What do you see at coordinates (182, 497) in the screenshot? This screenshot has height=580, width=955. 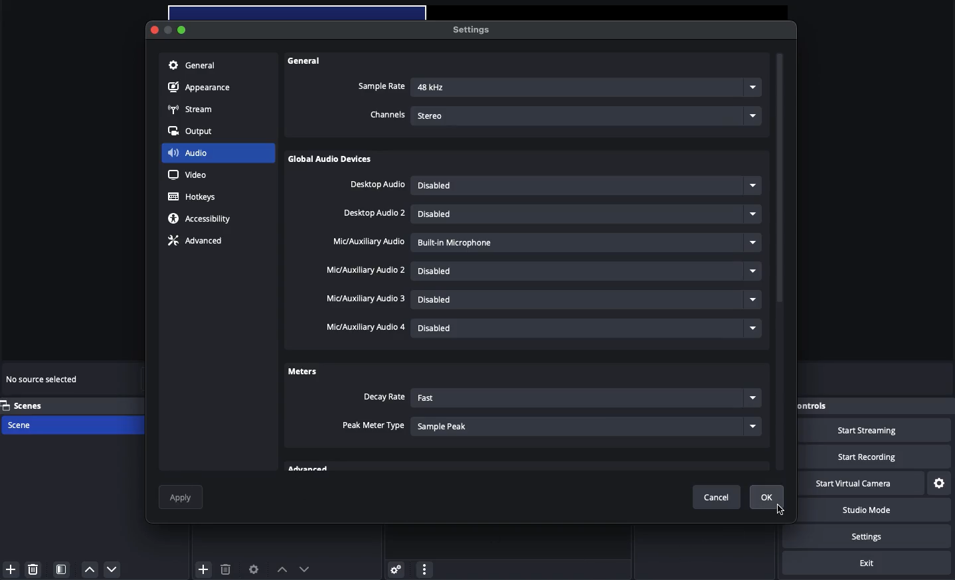 I see `Apply` at bounding box center [182, 497].